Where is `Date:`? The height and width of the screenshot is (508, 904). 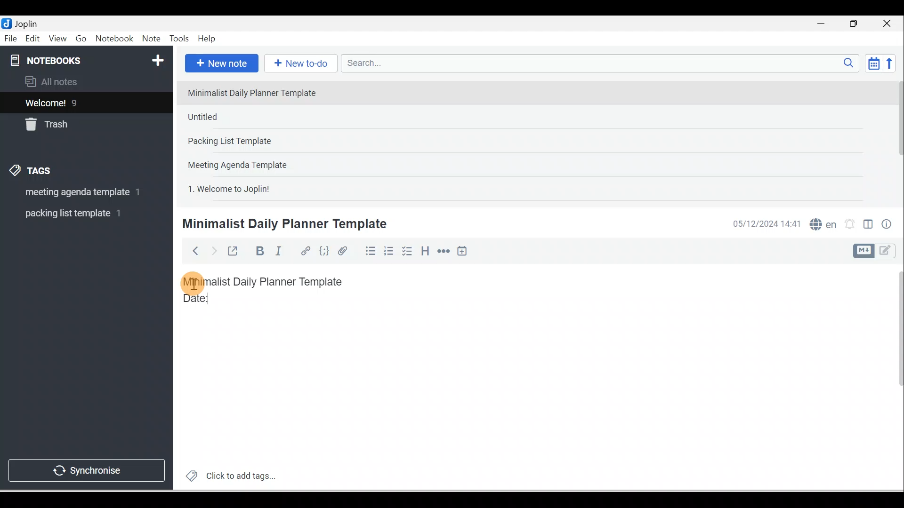
Date: is located at coordinates (223, 302).